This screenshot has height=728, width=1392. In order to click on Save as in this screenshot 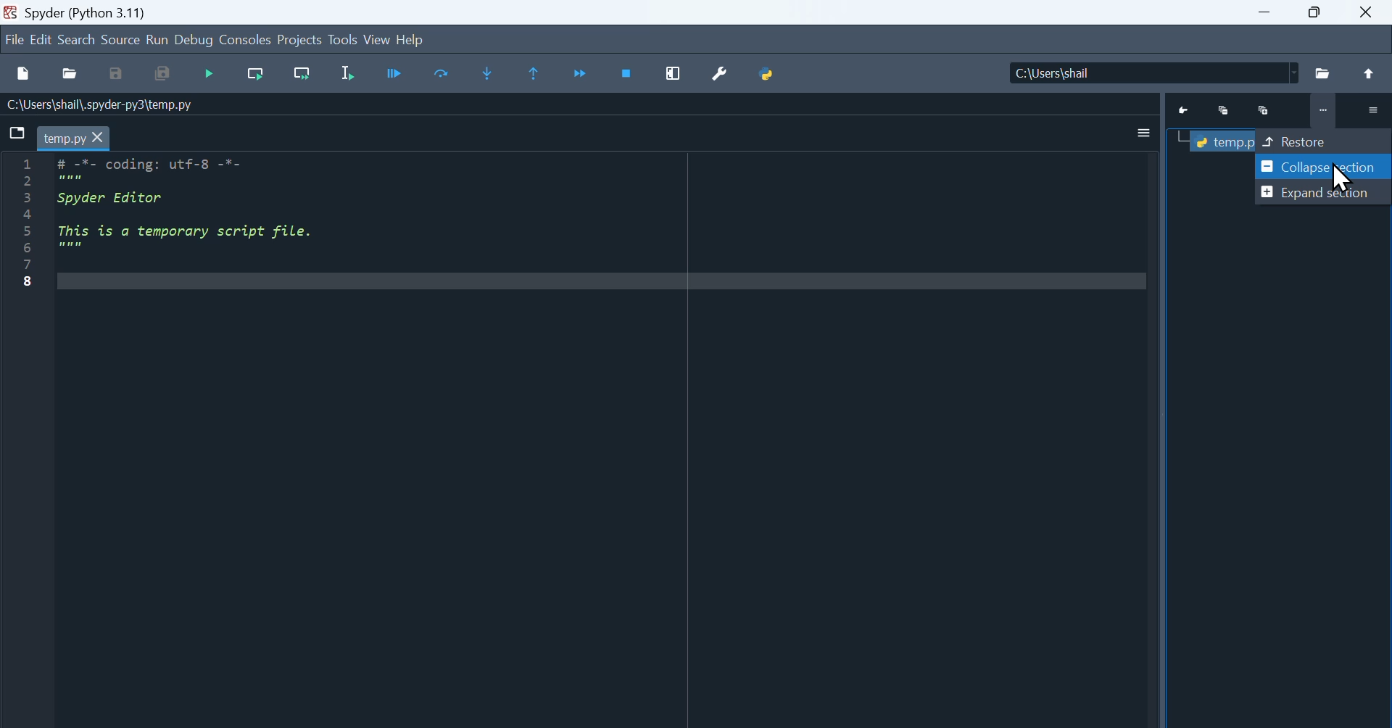, I will do `click(116, 75)`.